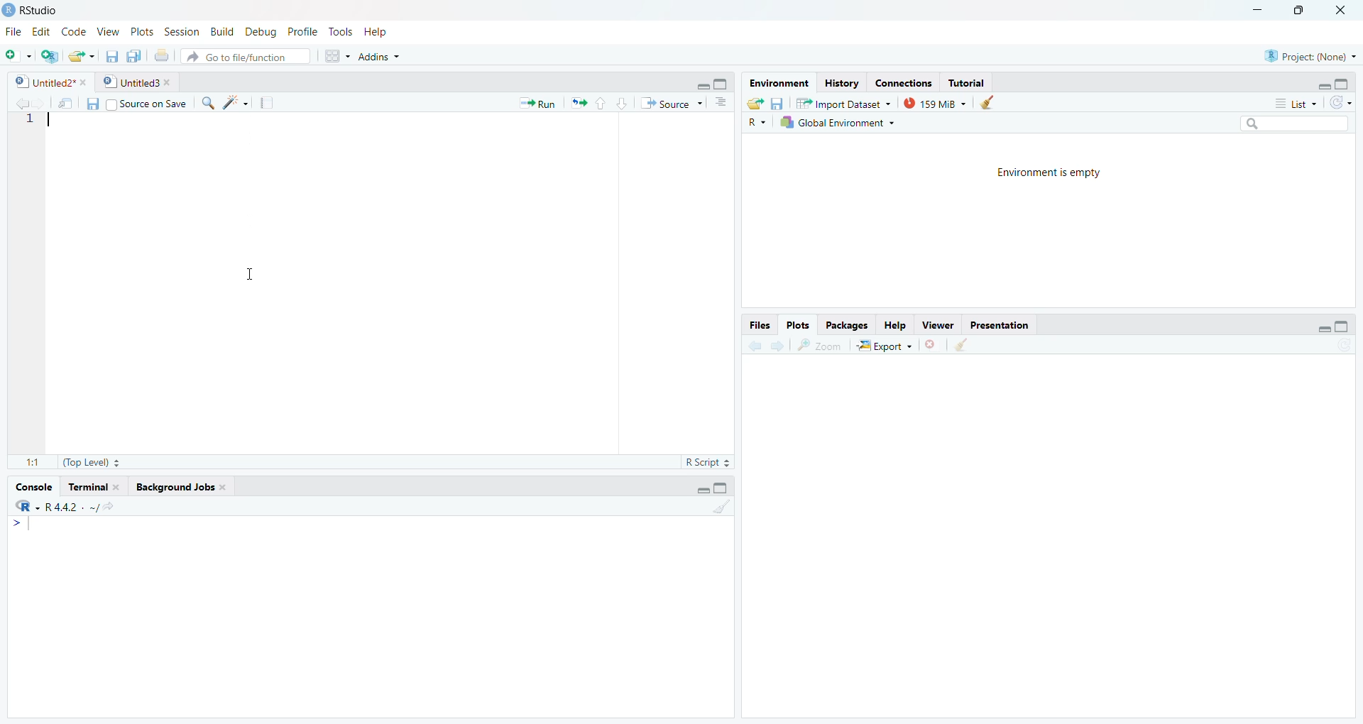  What do you see at coordinates (997, 325) in the screenshot?
I see `Presentation` at bounding box center [997, 325].